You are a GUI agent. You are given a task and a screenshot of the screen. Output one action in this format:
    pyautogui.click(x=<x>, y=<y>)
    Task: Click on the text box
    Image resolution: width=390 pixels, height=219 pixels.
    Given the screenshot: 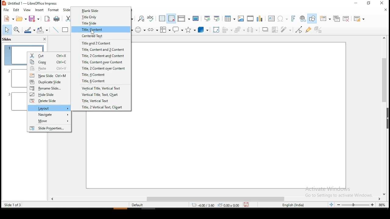 What is the action you would take?
    pyautogui.click(x=271, y=18)
    